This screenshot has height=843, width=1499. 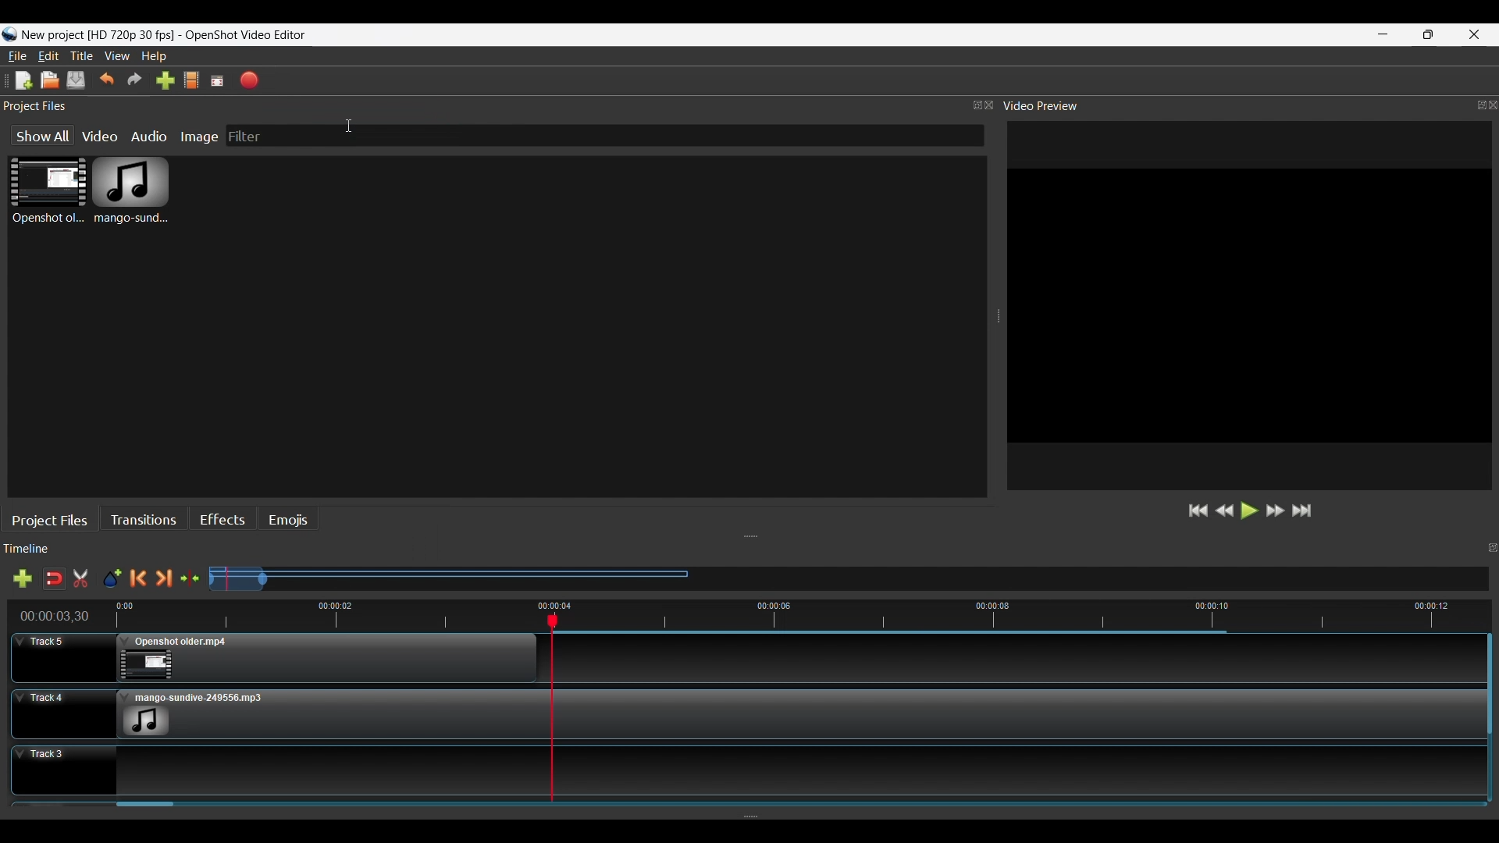 I want to click on File, so click(x=18, y=56).